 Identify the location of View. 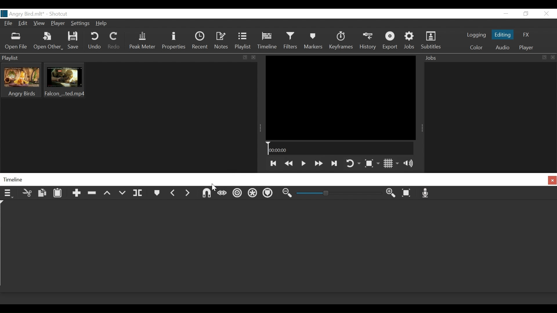
(40, 23).